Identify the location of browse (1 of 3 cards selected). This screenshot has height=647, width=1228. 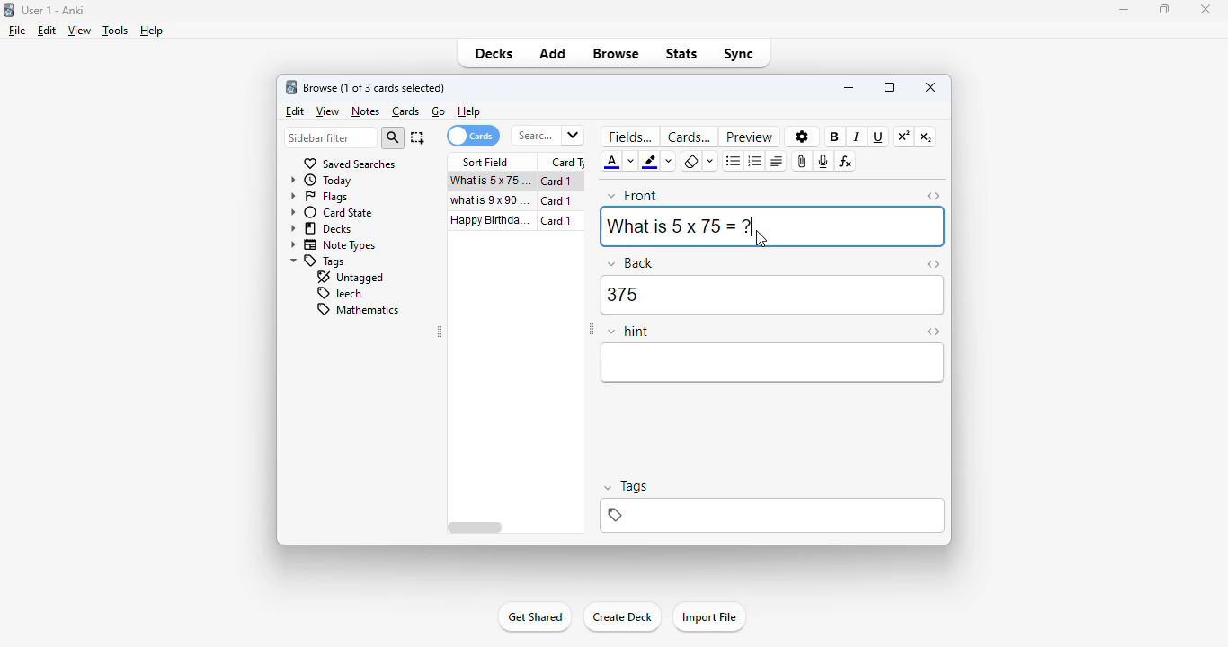
(375, 87).